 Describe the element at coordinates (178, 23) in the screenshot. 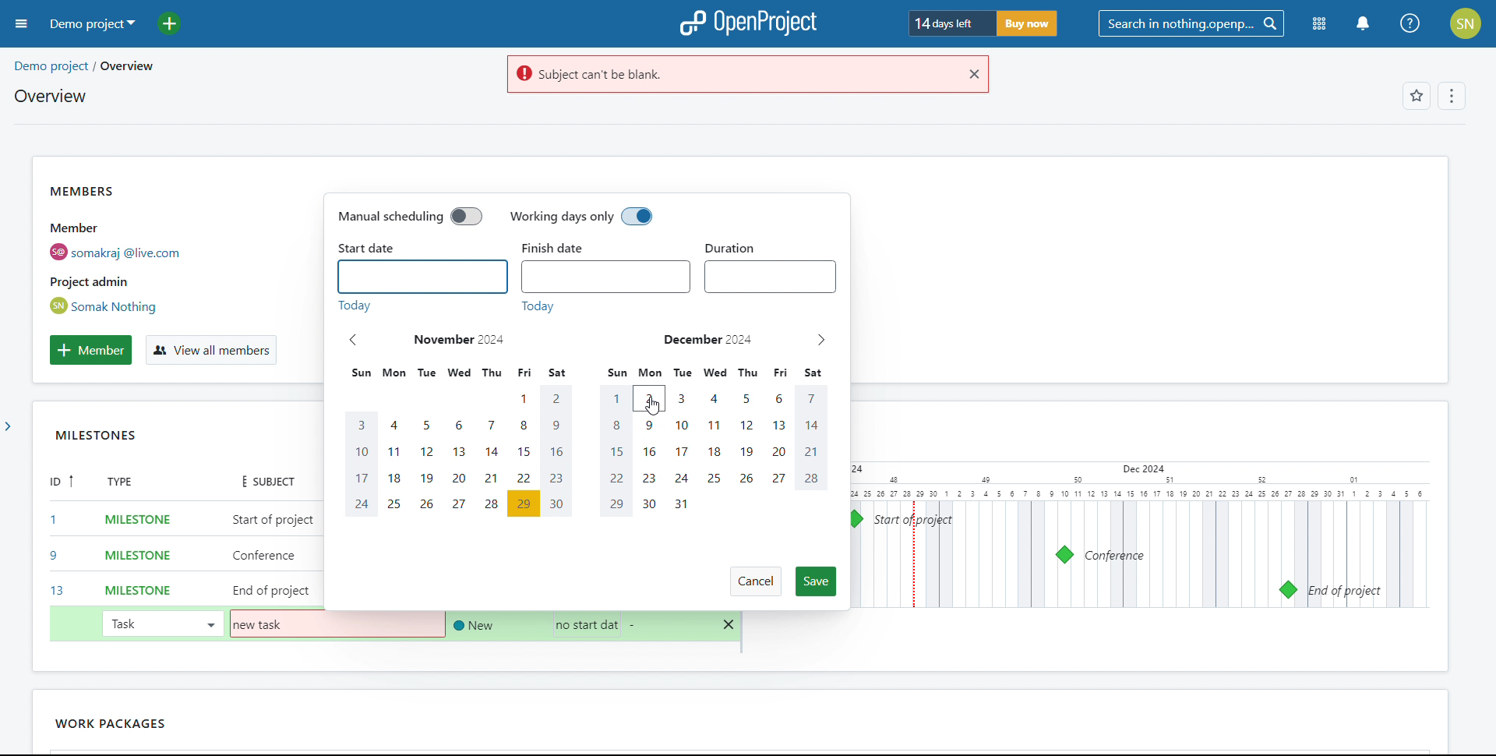

I see `add project` at that location.